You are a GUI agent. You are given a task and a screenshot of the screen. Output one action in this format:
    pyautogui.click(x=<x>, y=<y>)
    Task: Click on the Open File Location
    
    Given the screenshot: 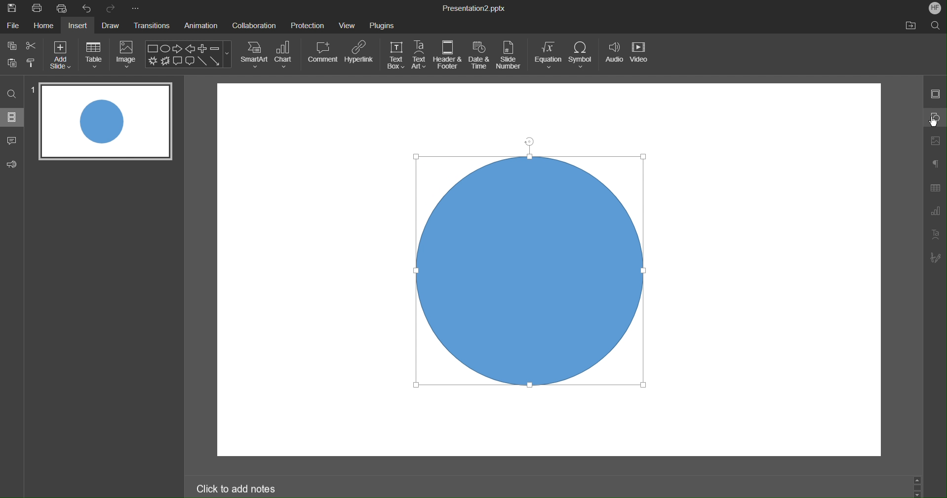 What is the action you would take?
    pyautogui.click(x=910, y=26)
    